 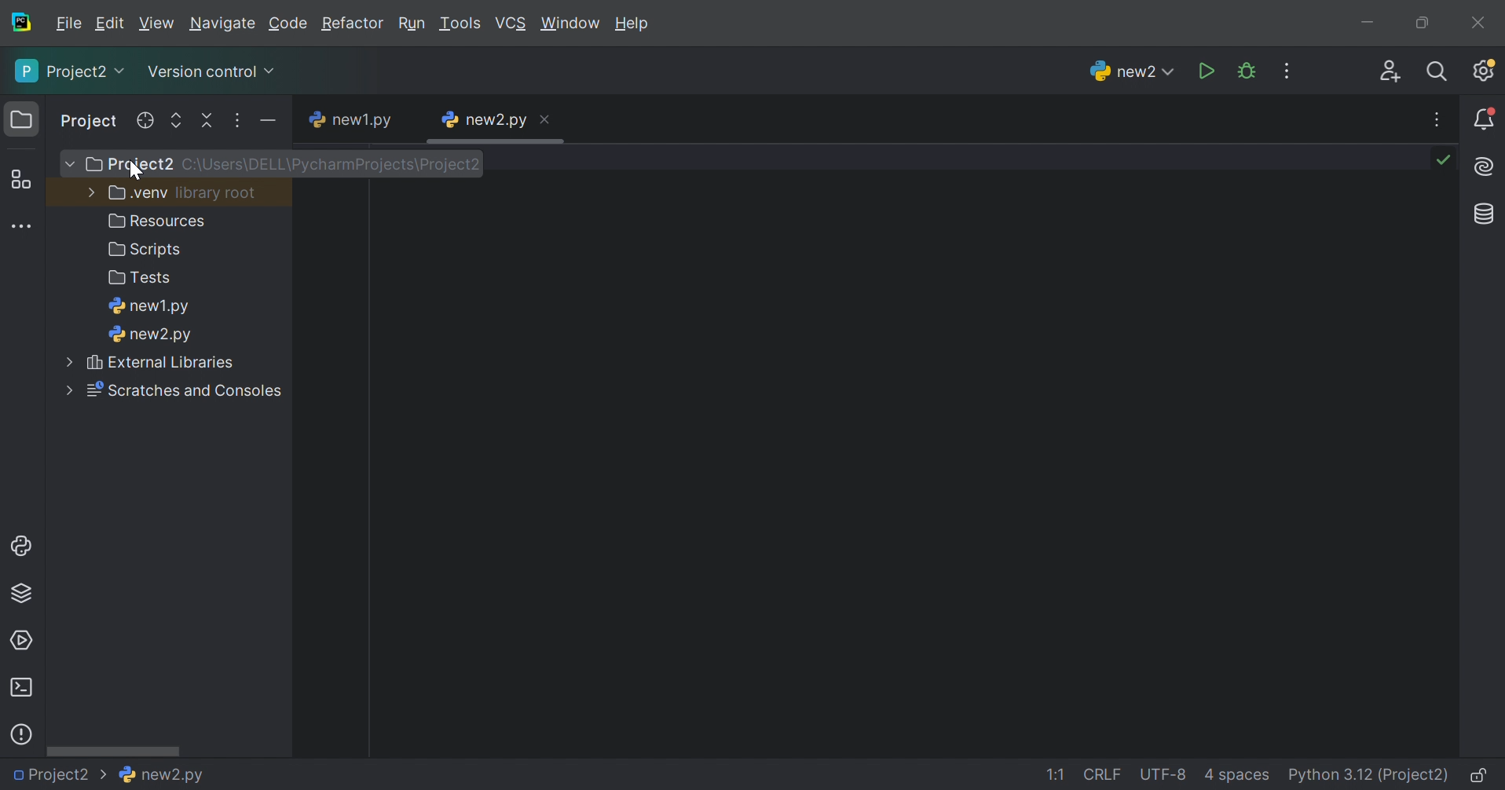 I want to click on Edit, so click(x=110, y=24).